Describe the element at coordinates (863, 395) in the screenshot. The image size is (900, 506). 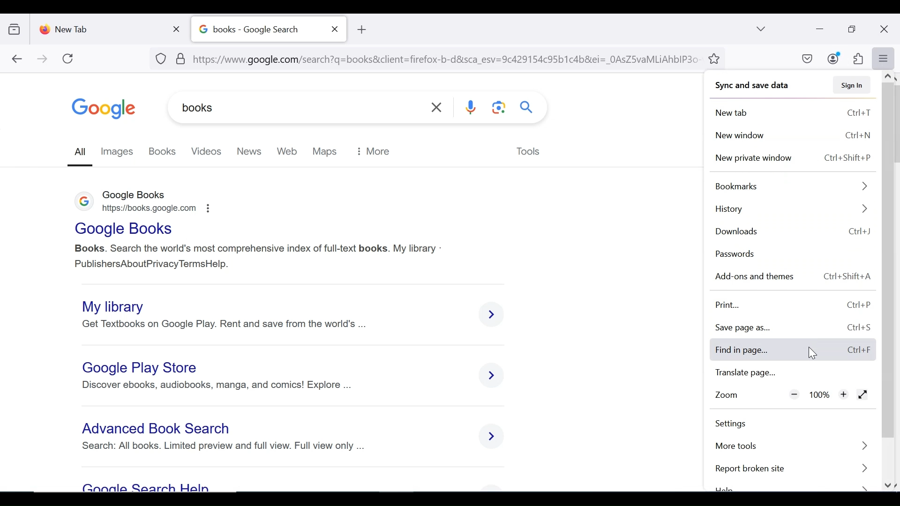
I see `fullscreen` at that location.